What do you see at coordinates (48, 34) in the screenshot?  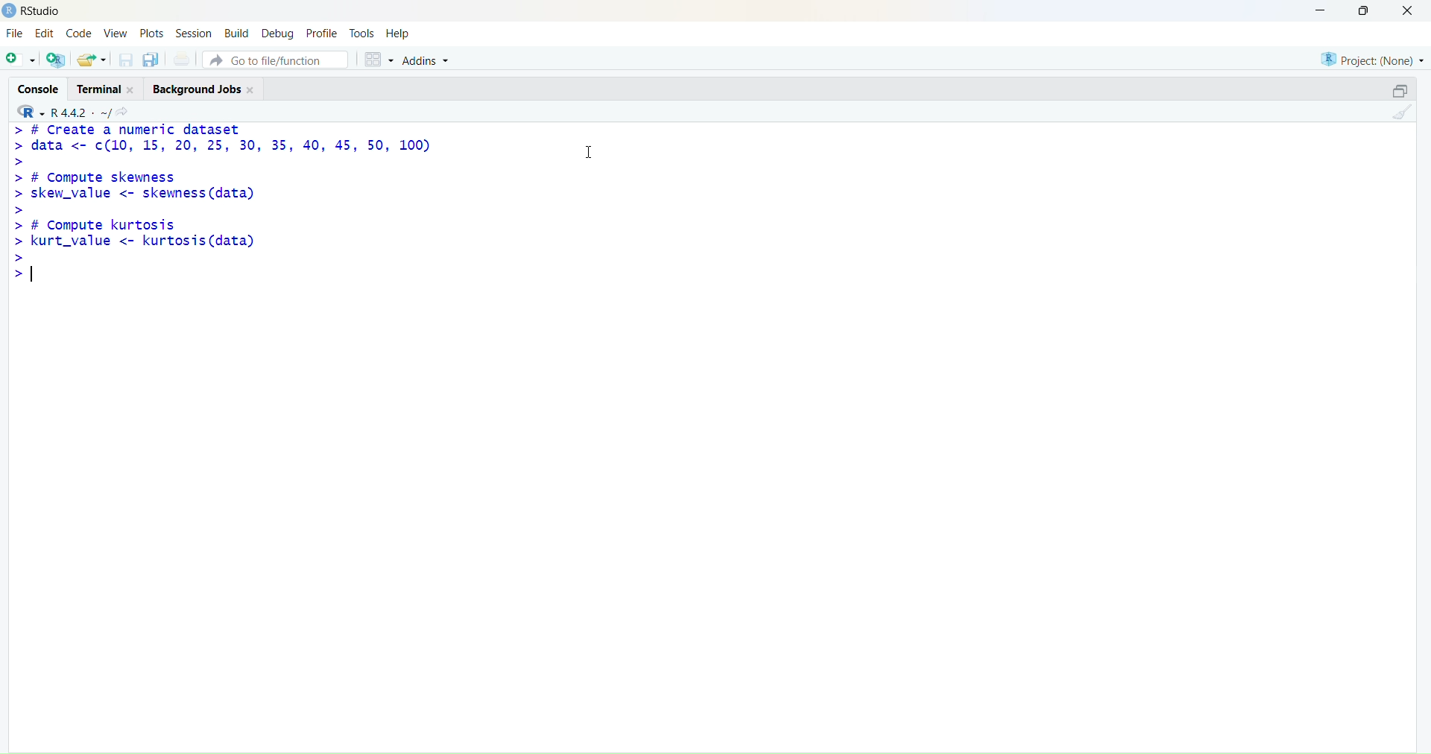 I see `Edit` at bounding box center [48, 34].